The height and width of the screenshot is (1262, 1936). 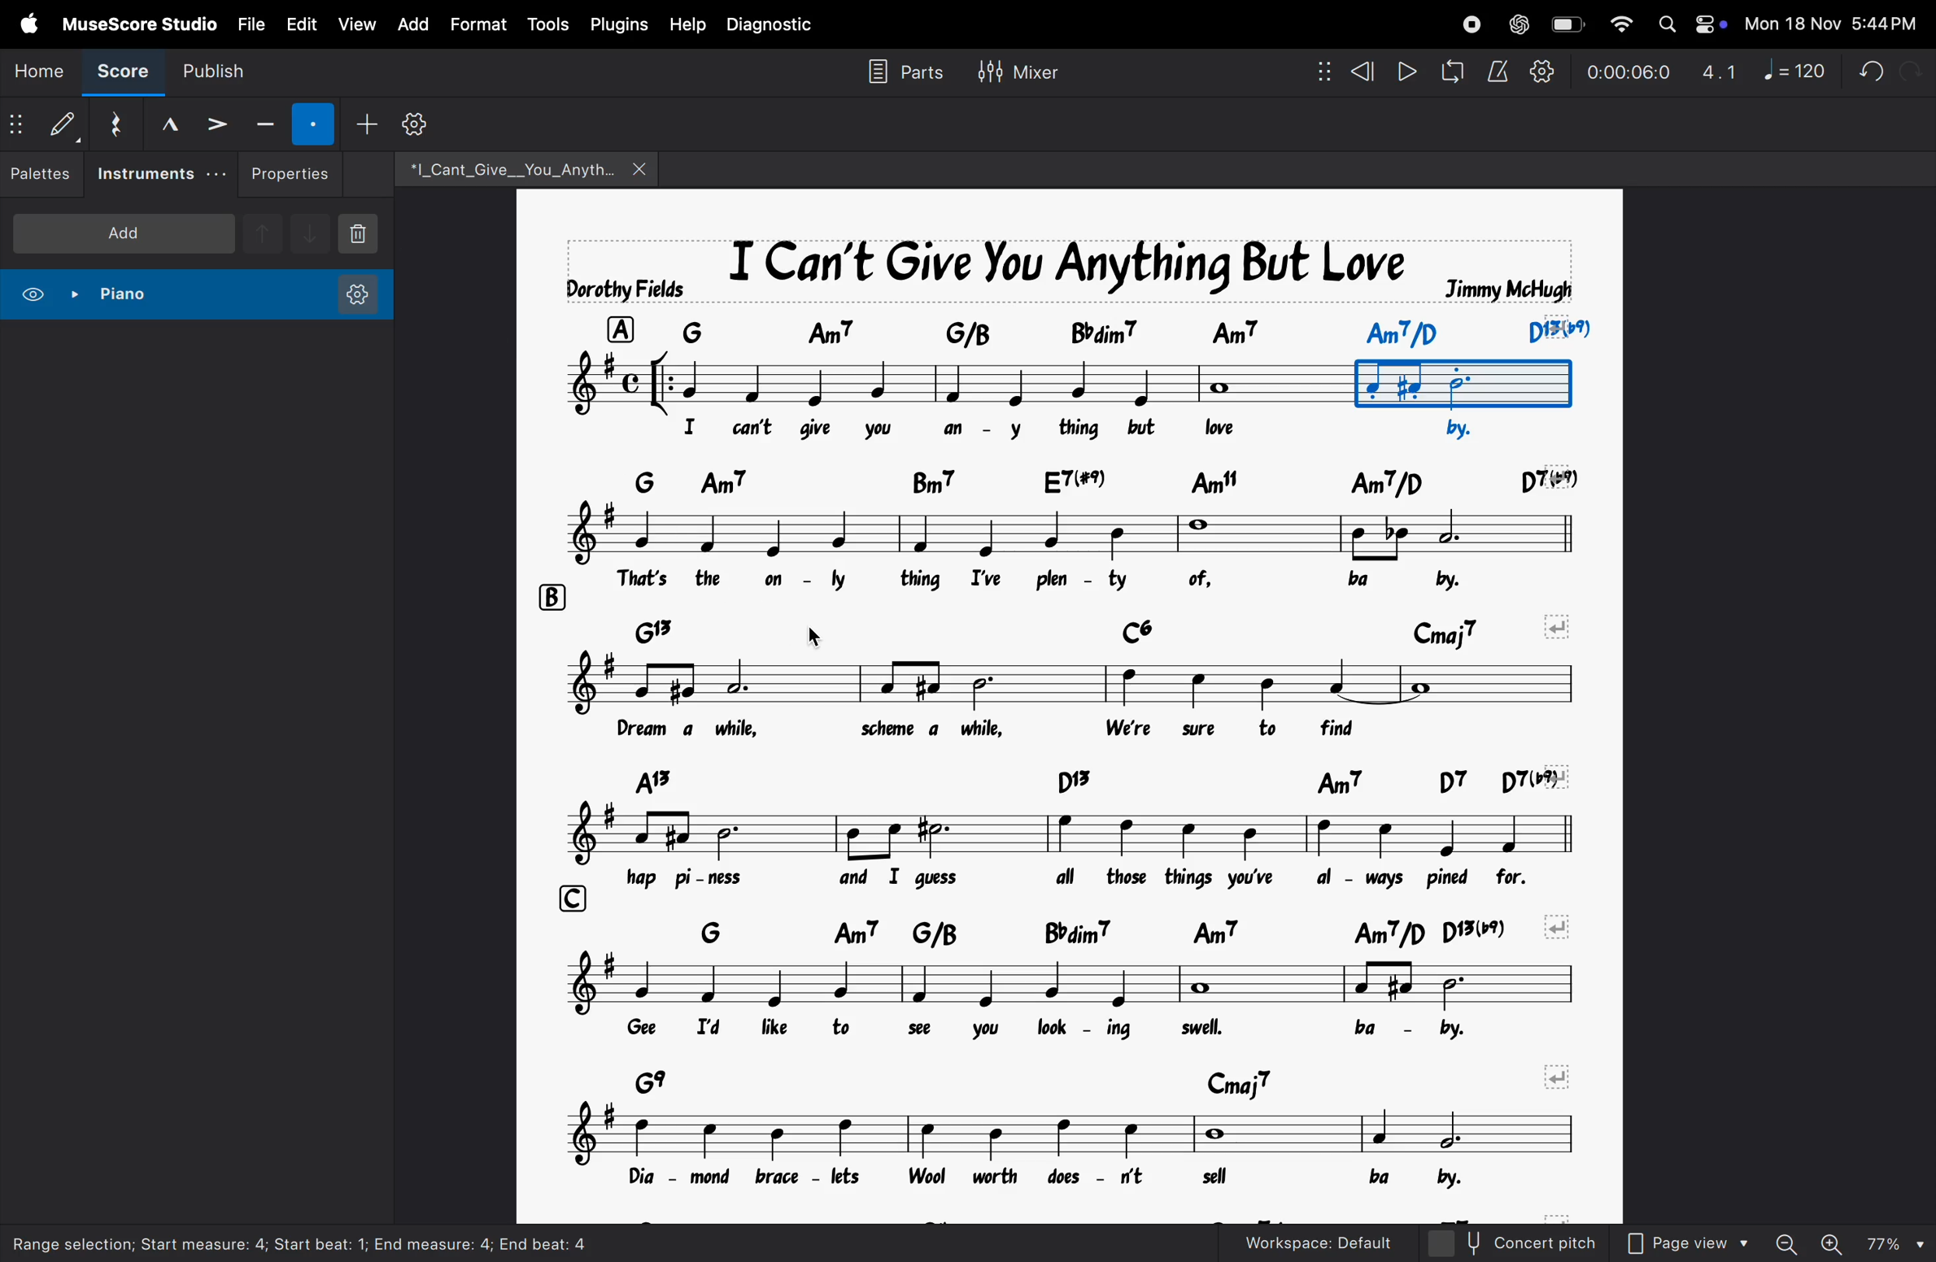 I want to click on tools, so click(x=547, y=24).